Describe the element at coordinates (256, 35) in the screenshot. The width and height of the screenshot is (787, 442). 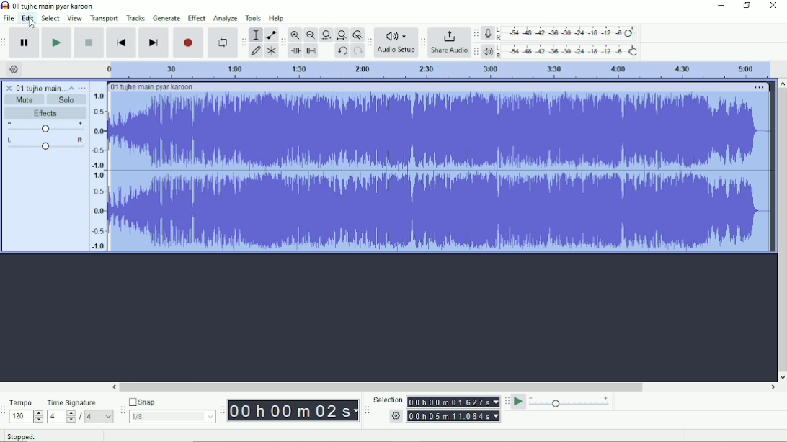
I see `Selection tool` at that location.